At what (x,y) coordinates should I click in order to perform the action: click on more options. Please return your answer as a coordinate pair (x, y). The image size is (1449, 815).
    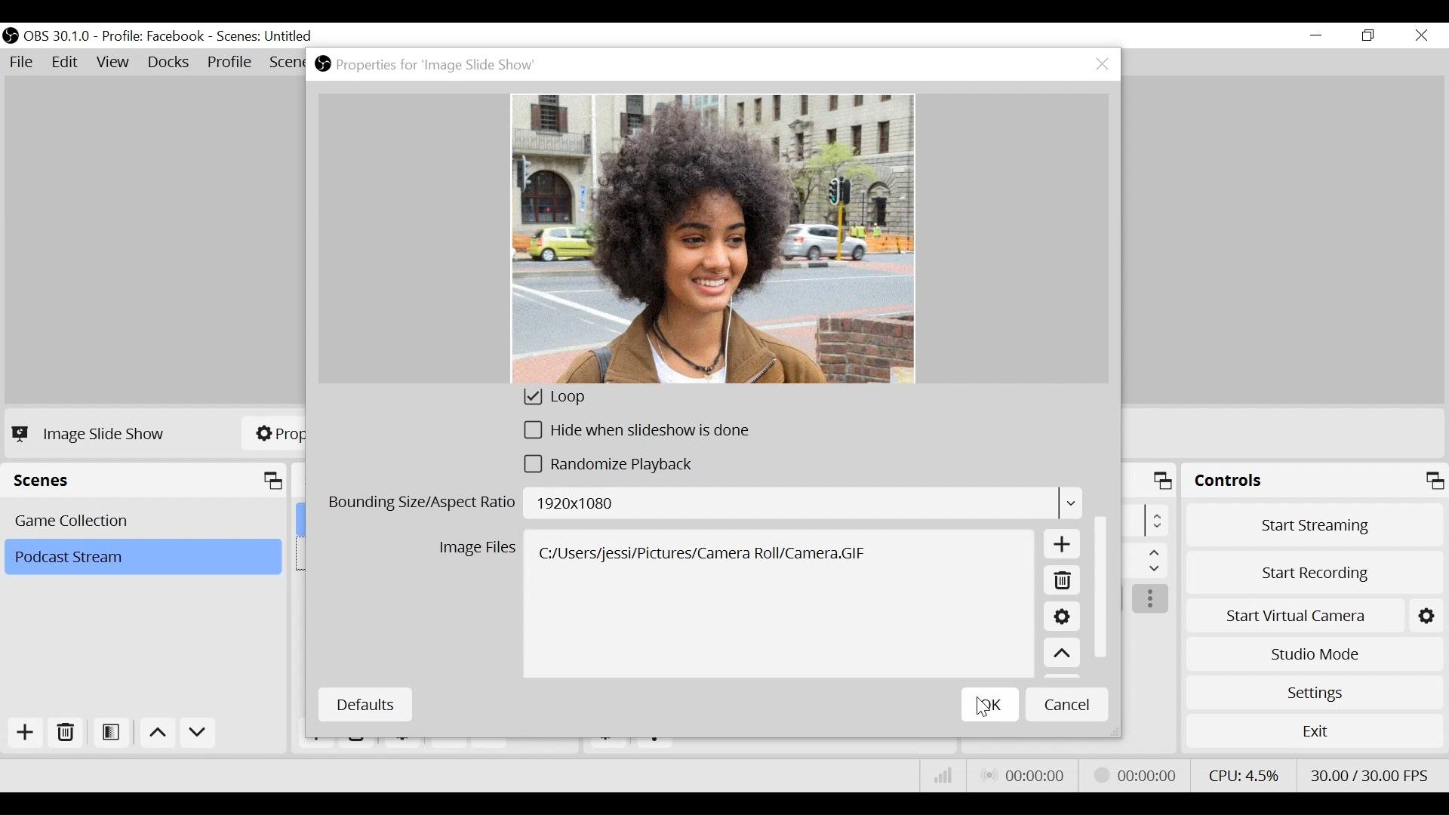
    Looking at the image, I should click on (1152, 600).